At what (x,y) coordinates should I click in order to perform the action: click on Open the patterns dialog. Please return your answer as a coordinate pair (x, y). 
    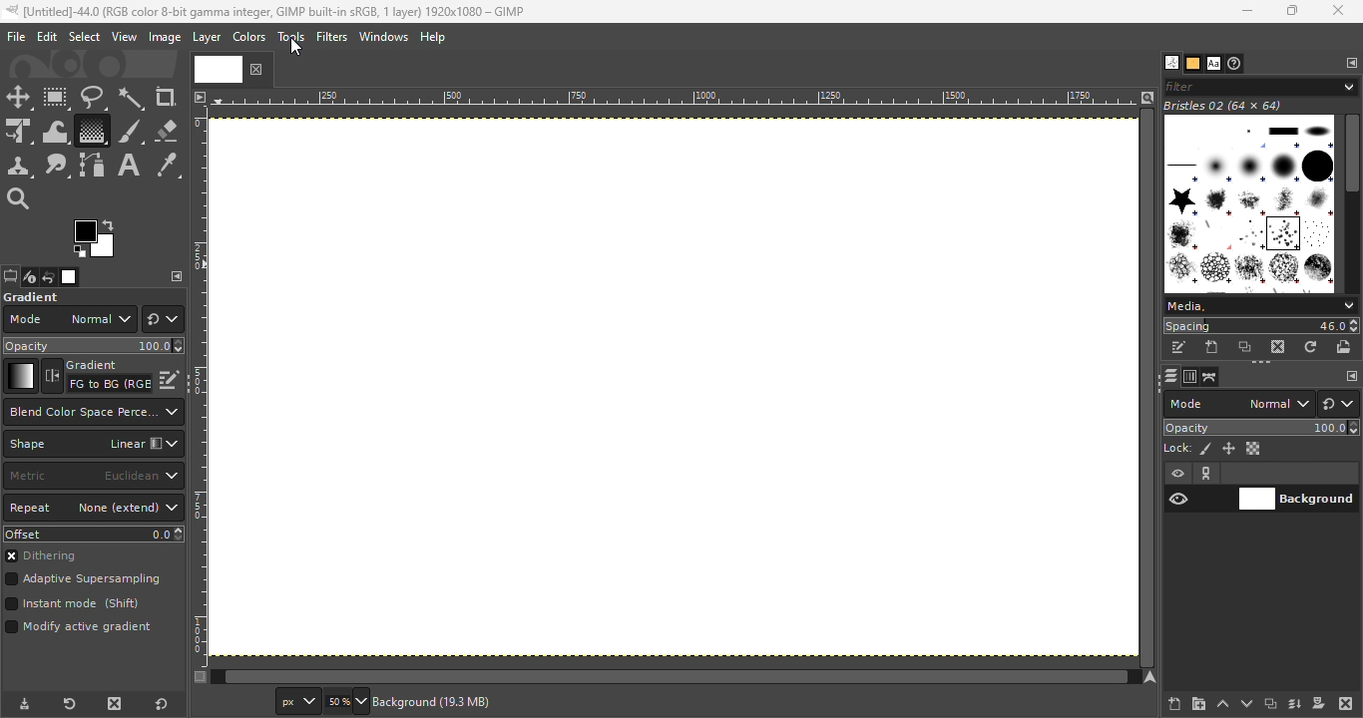
    Looking at the image, I should click on (1193, 64).